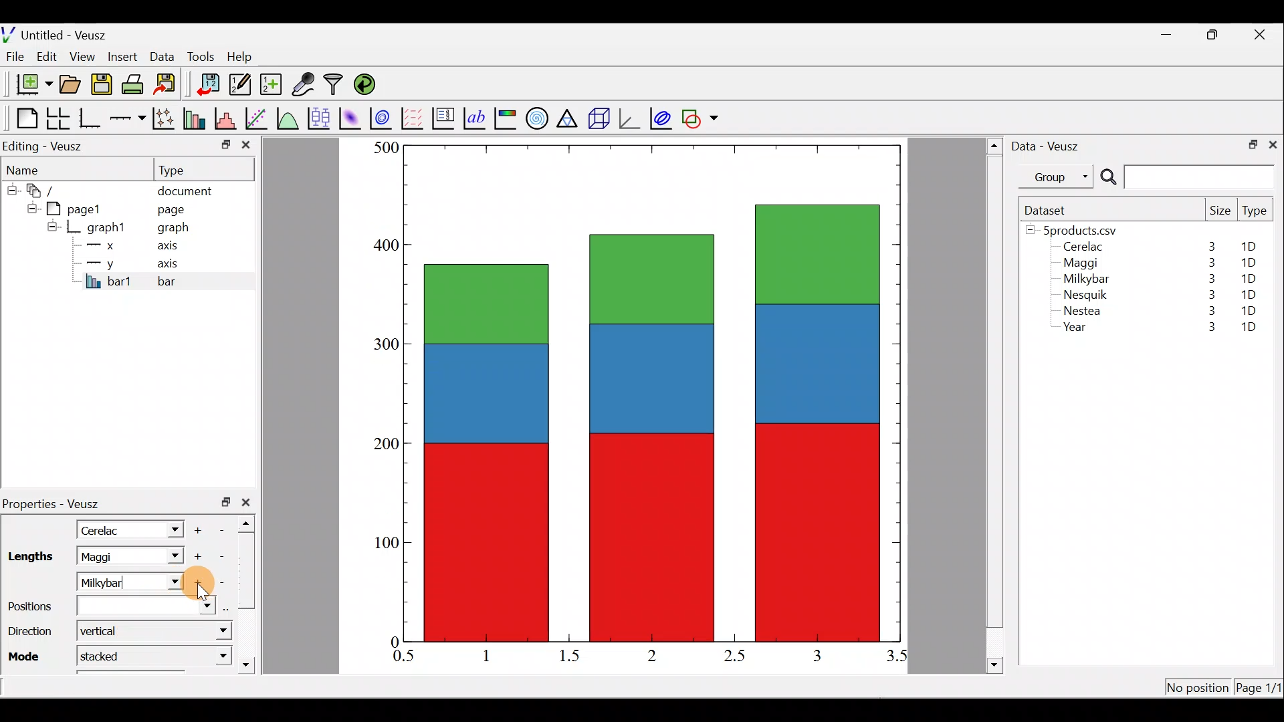 The image size is (1284, 722). I want to click on Positions, so click(110, 606).